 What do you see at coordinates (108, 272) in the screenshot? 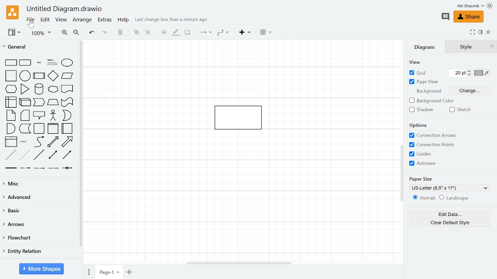
I see `Current page` at bounding box center [108, 272].